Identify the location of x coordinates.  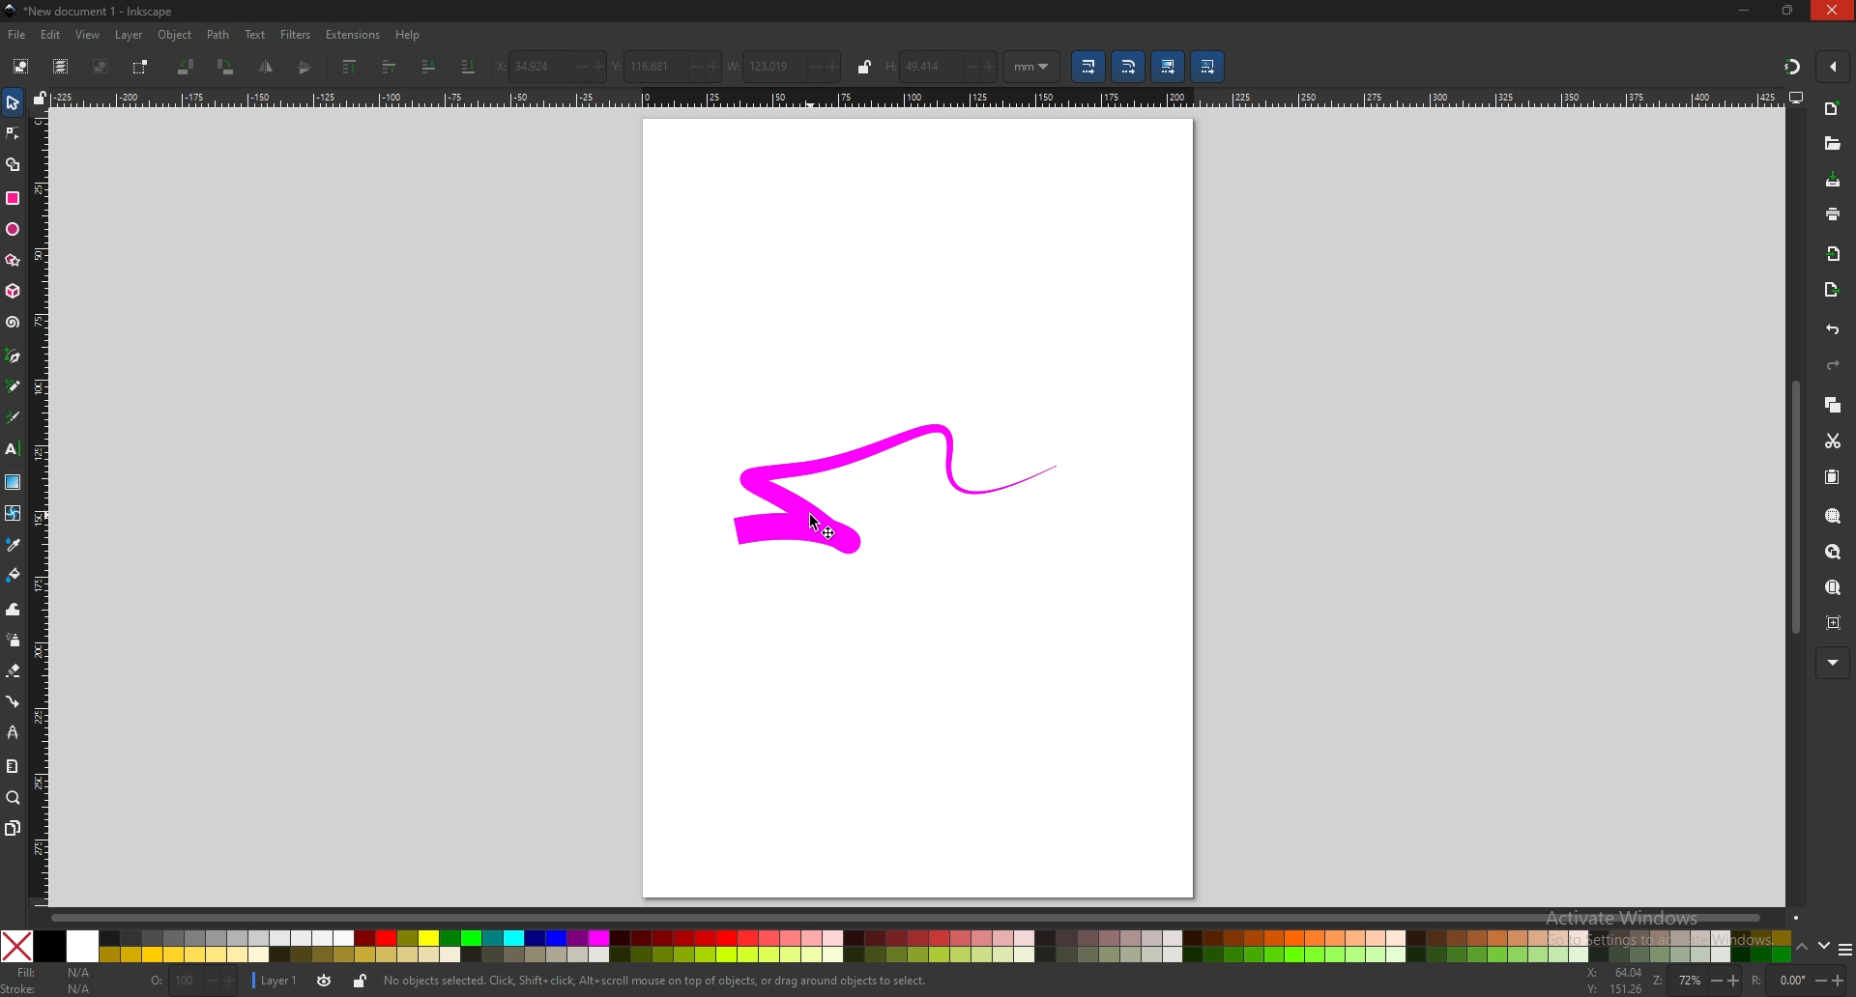
(548, 67).